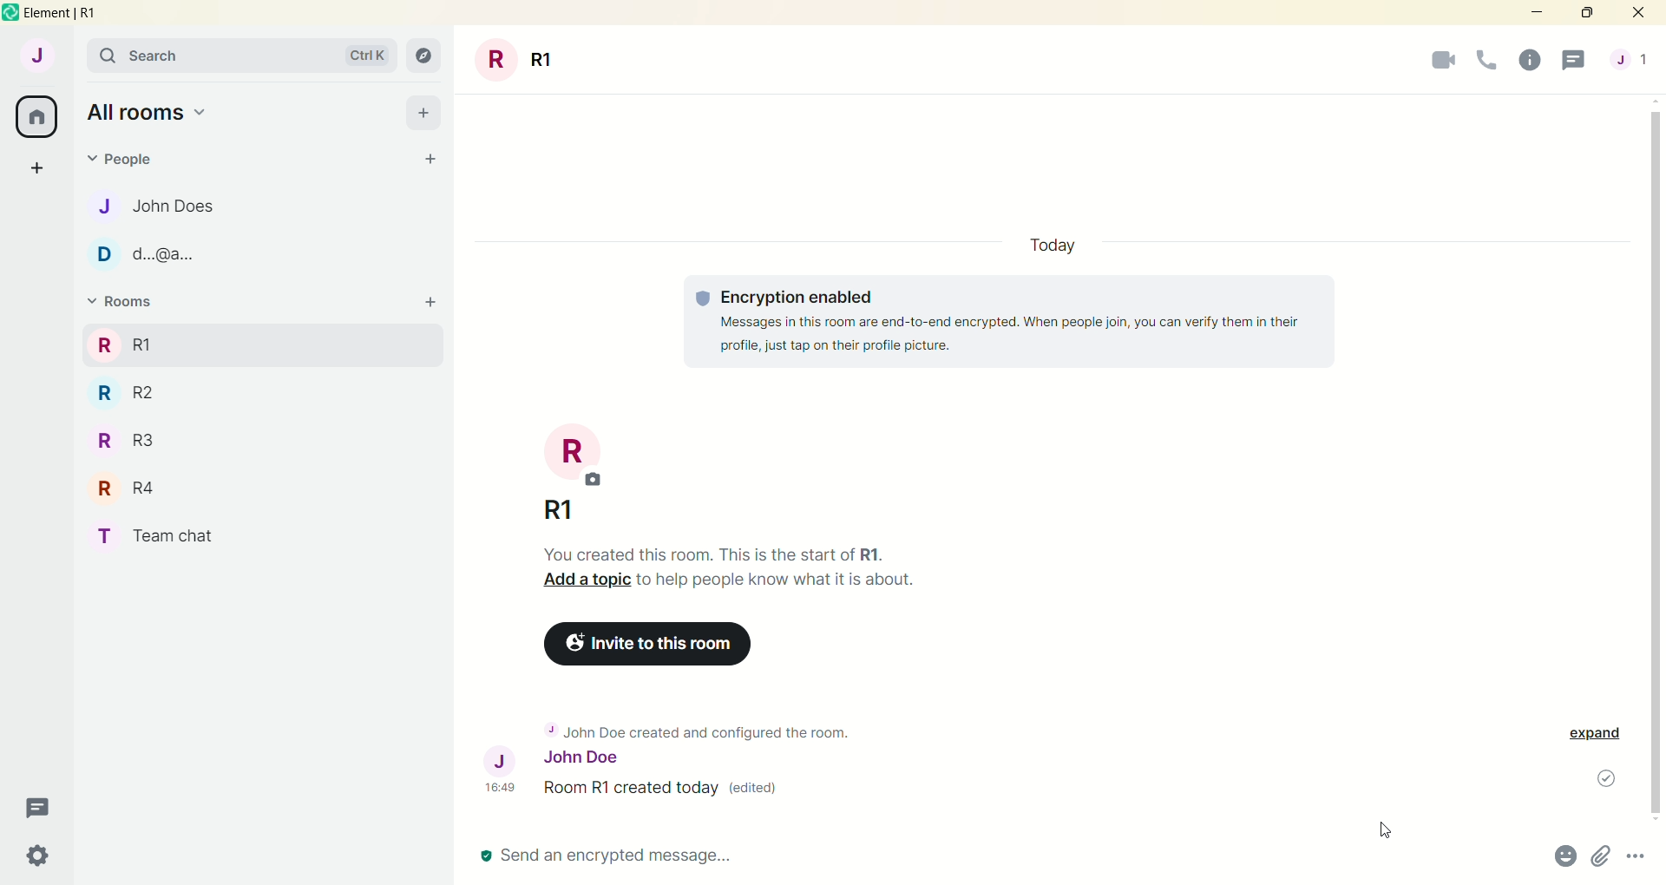 The height and width of the screenshot is (885, 1666). What do you see at coordinates (1529, 62) in the screenshot?
I see `room info` at bounding box center [1529, 62].